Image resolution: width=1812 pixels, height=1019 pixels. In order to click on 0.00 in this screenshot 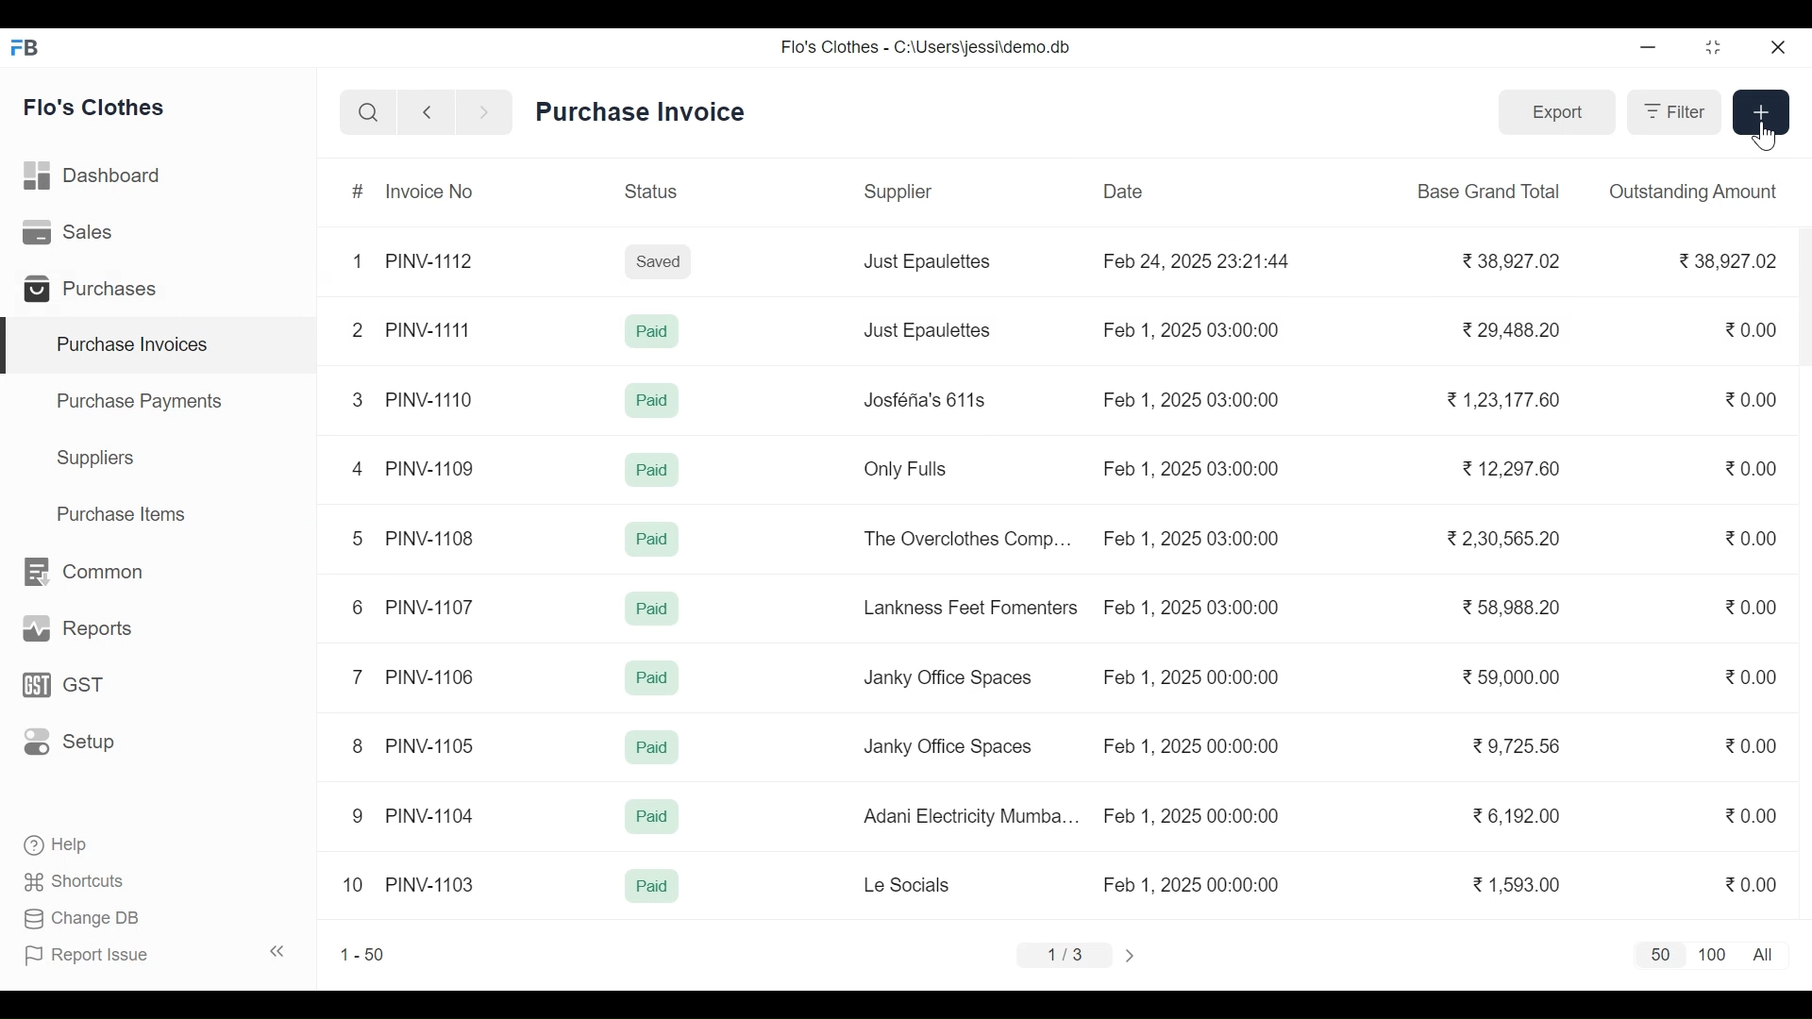, I will do `click(1753, 399)`.